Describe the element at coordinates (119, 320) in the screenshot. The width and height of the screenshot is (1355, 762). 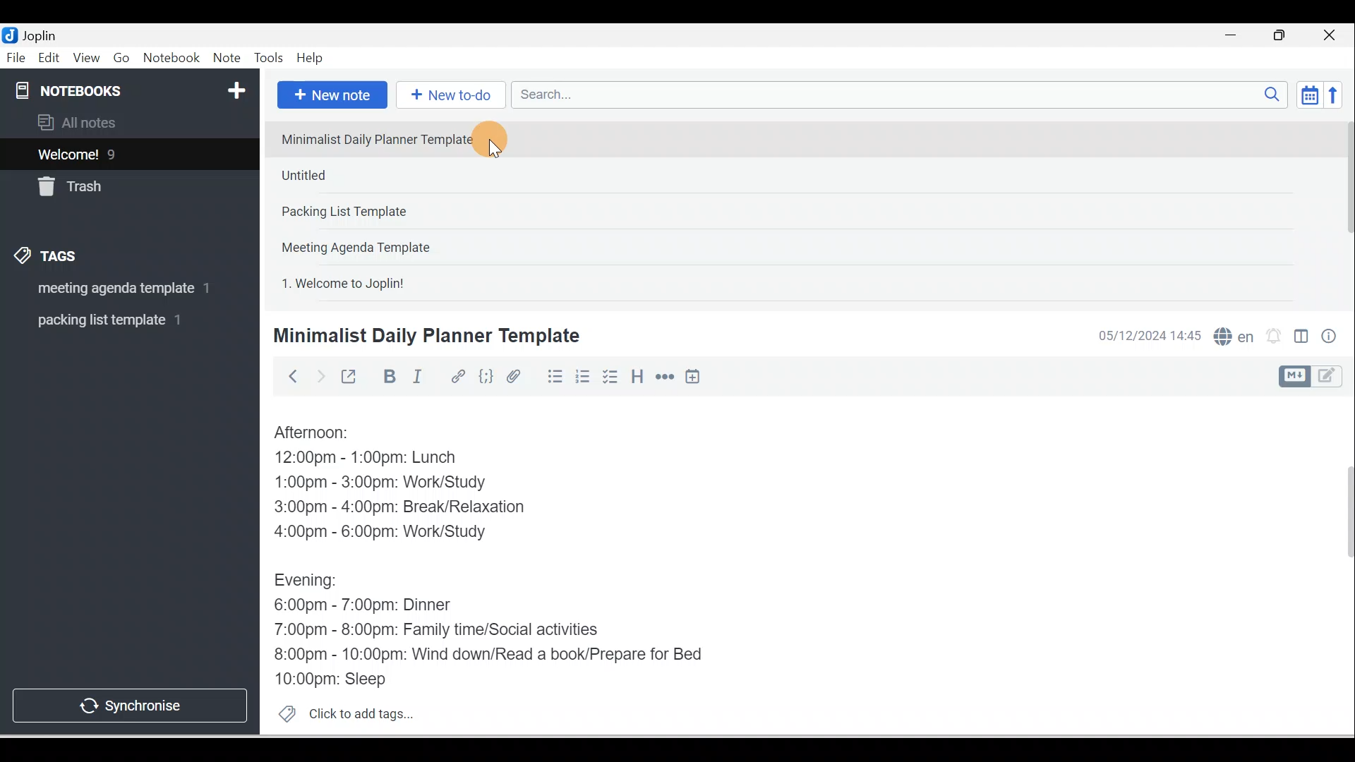
I see `Tag 2` at that location.